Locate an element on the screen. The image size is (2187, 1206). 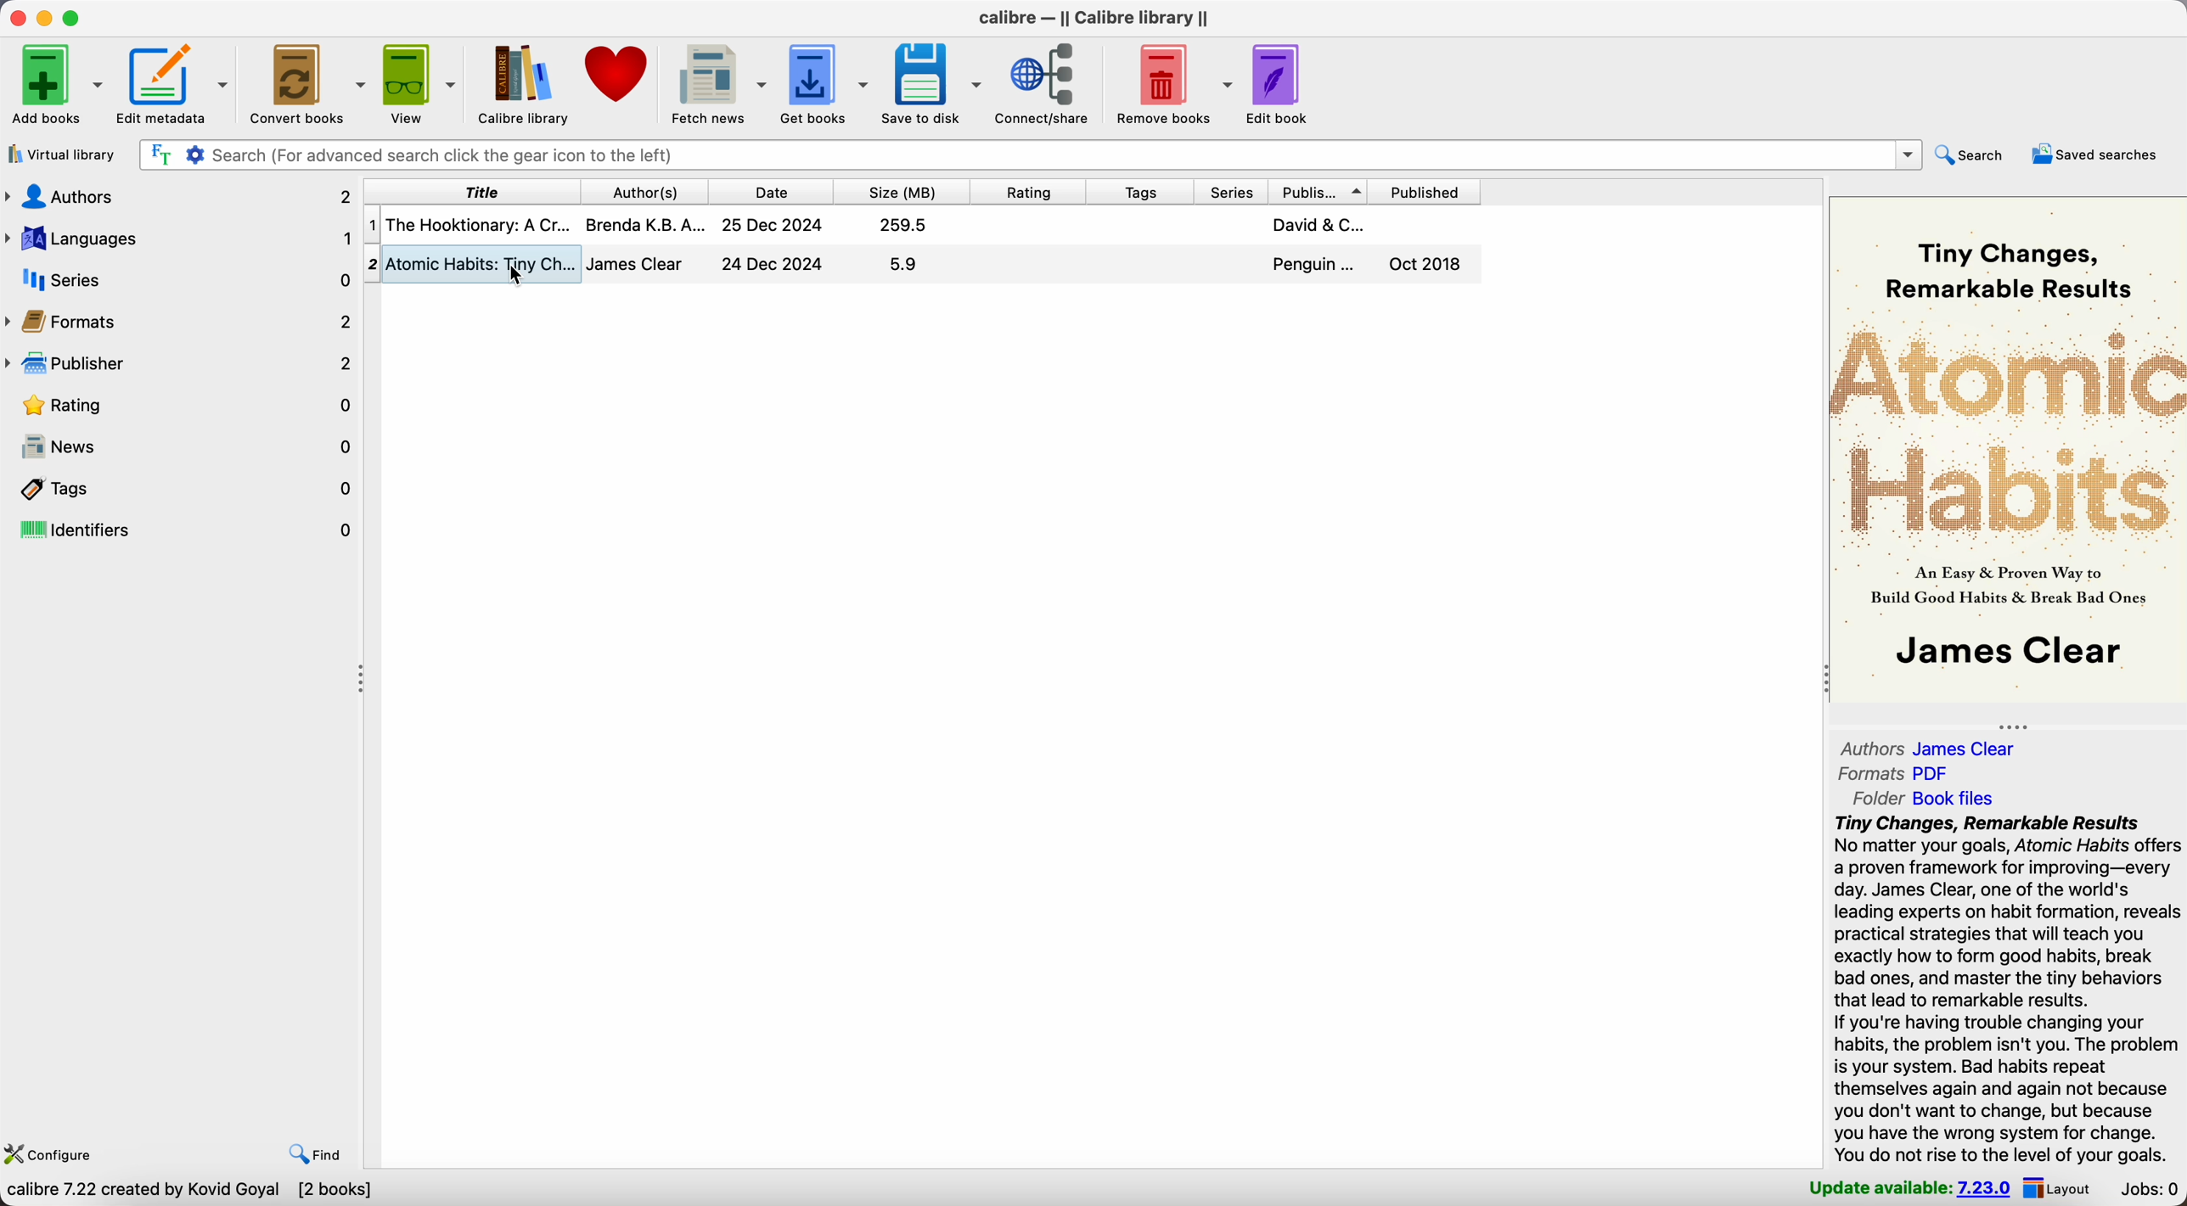
search is located at coordinates (1976, 156).